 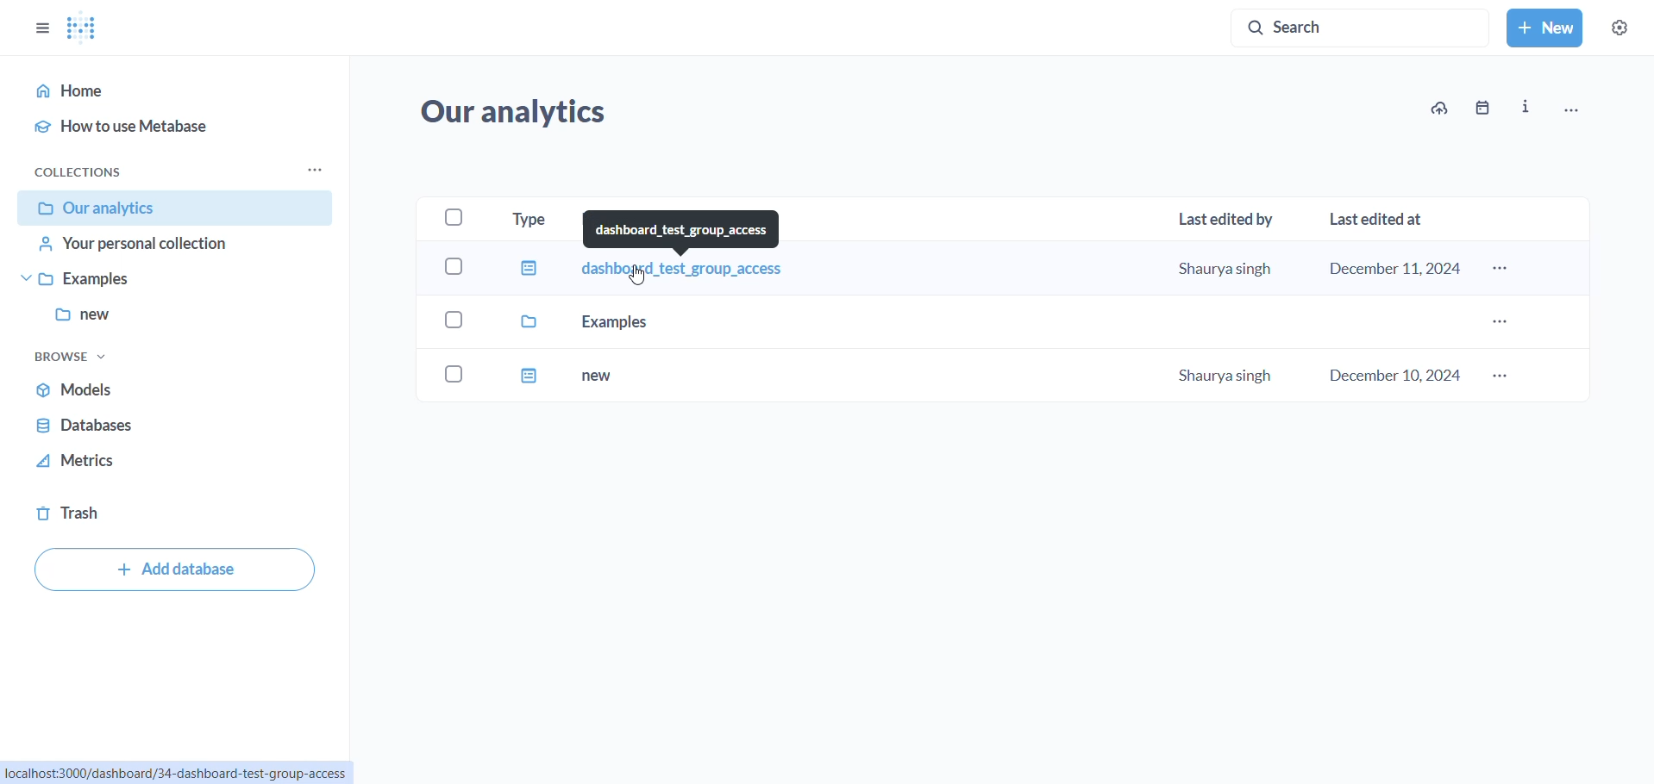 I want to click on info, so click(x=1530, y=109).